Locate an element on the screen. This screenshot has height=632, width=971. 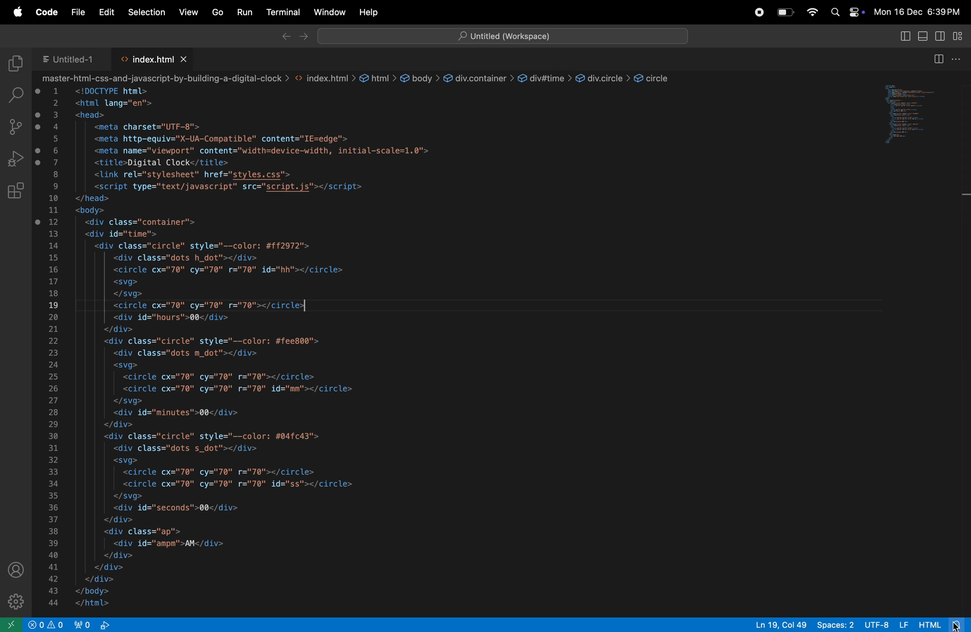
wifi is located at coordinates (812, 12).